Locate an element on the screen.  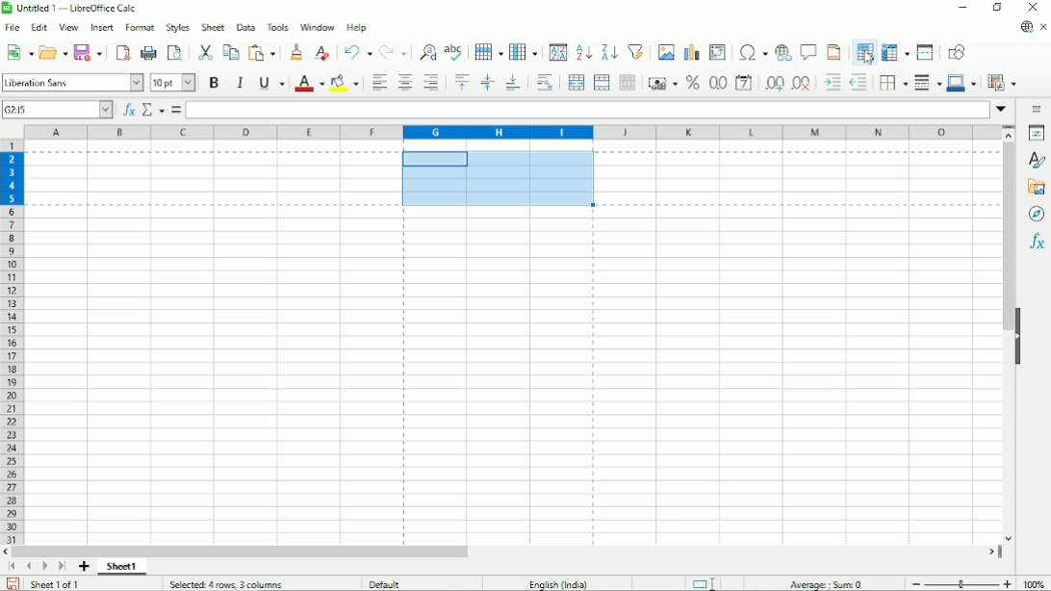
Cursor is located at coordinates (868, 58).